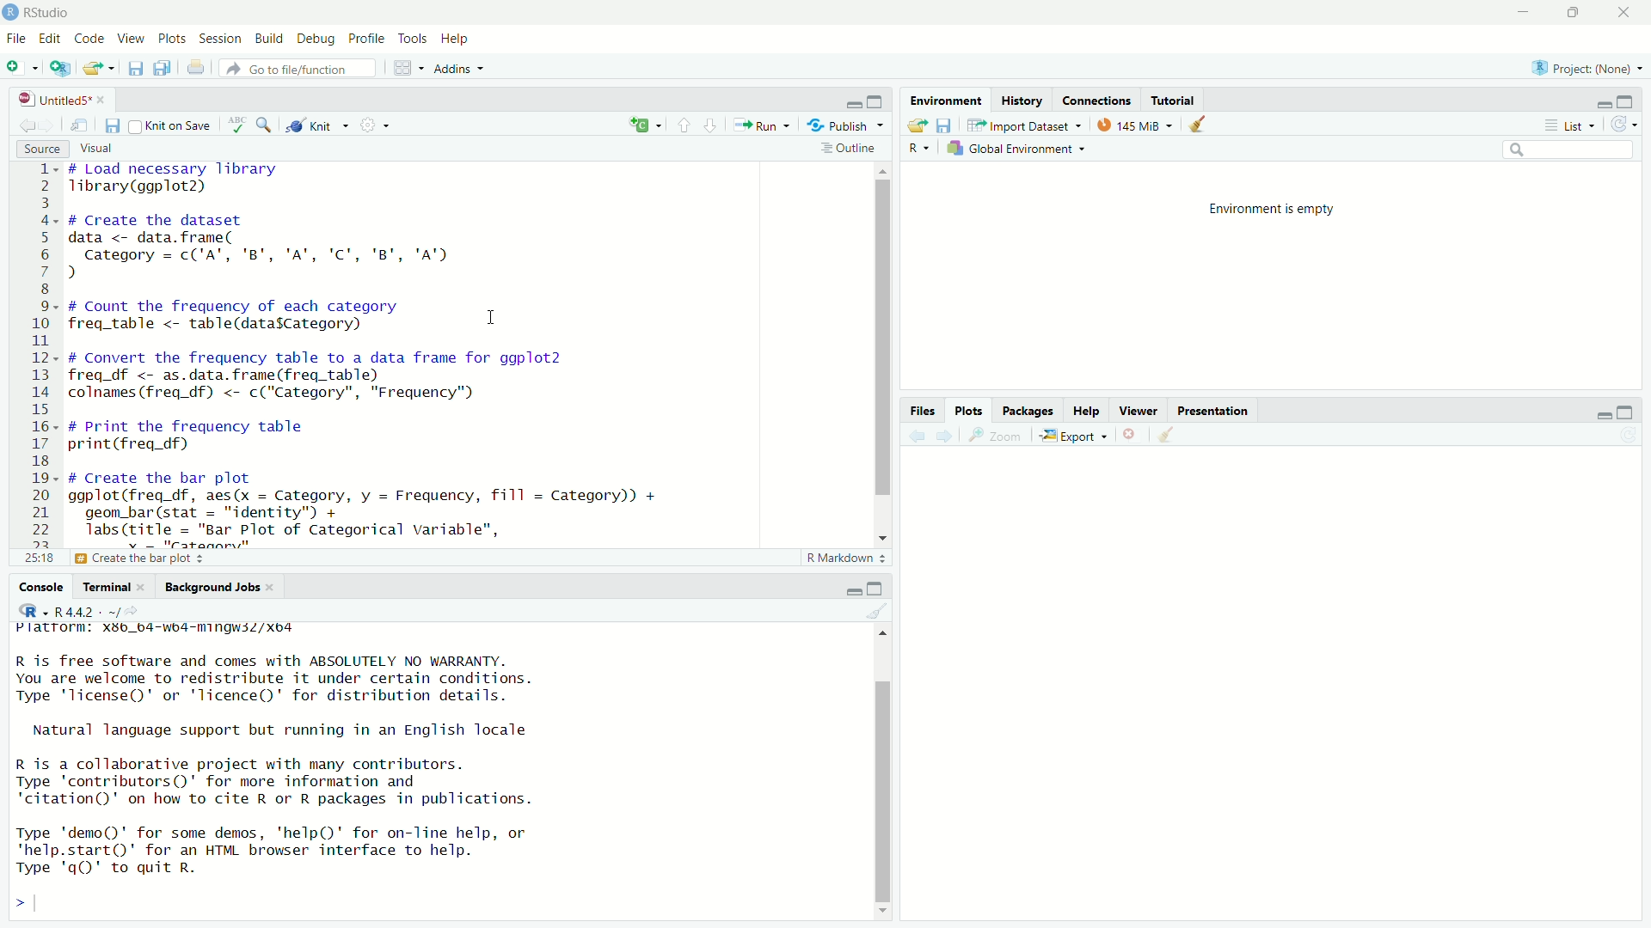  What do you see at coordinates (1086, 412) in the screenshot?
I see `help` at bounding box center [1086, 412].